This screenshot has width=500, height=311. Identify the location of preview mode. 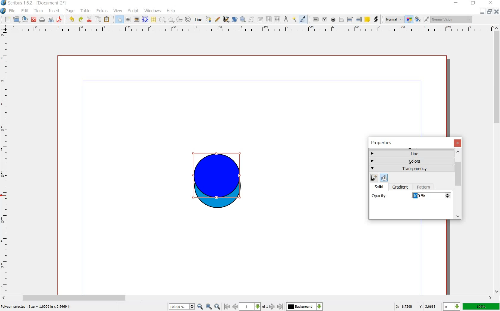
(417, 21).